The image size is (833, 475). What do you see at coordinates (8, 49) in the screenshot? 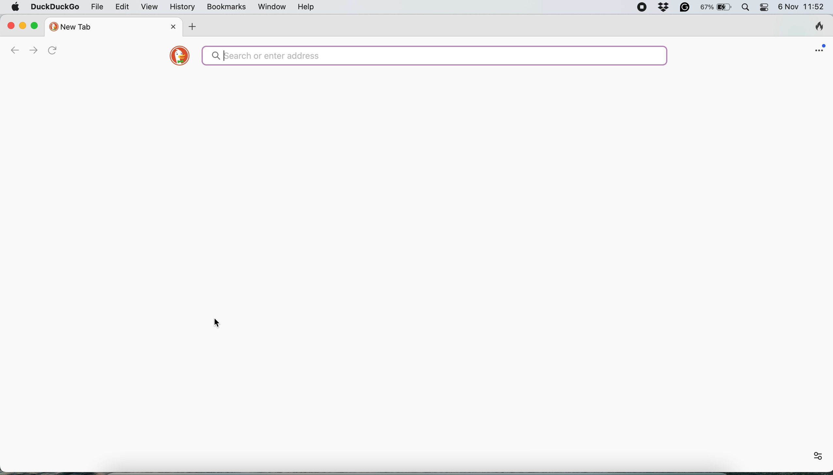
I see `go back` at bounding box center [8, 49].